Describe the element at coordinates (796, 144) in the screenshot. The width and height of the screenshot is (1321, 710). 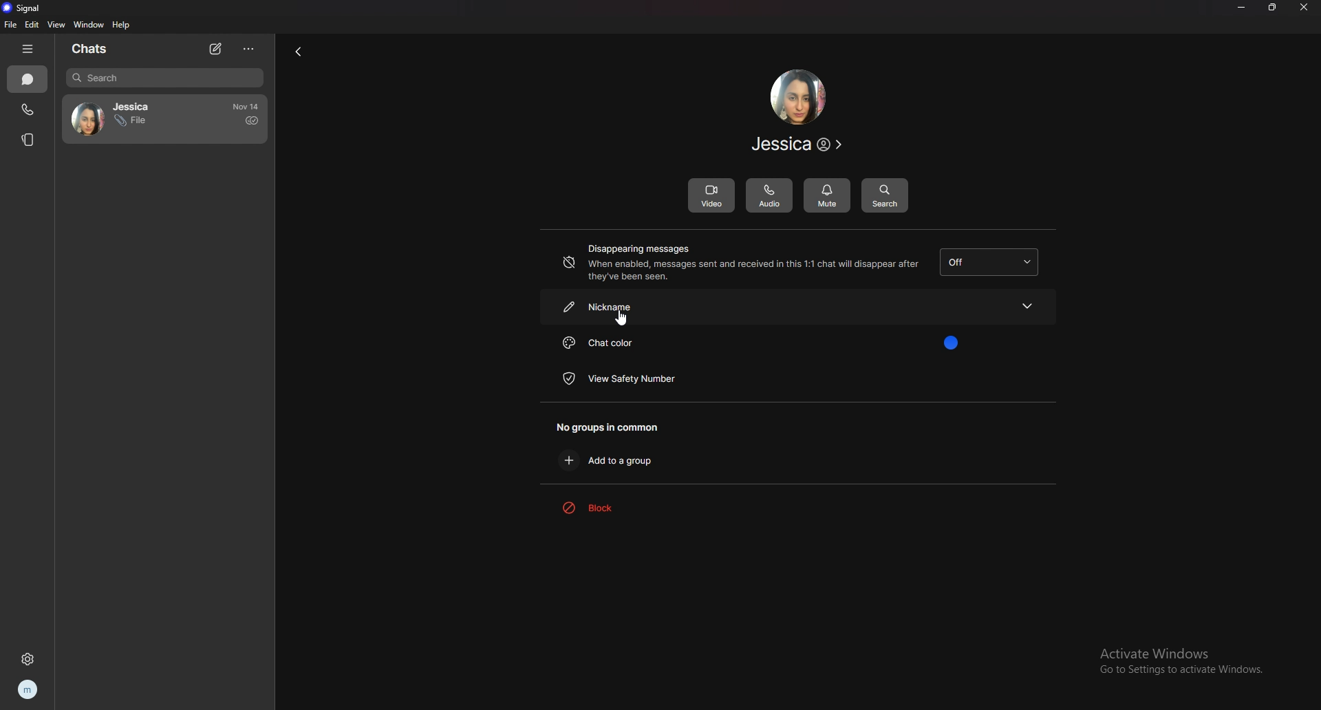
I see `contact info` at that location.